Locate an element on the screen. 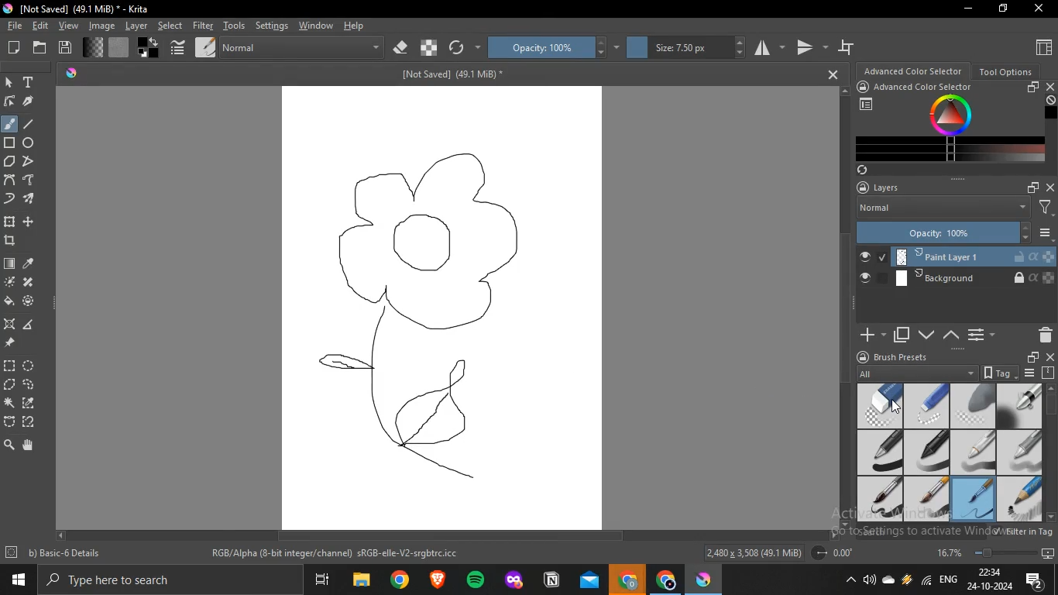 The width and height of the screenshot is (1058, 595). Application is located at coordinates (400, 580).